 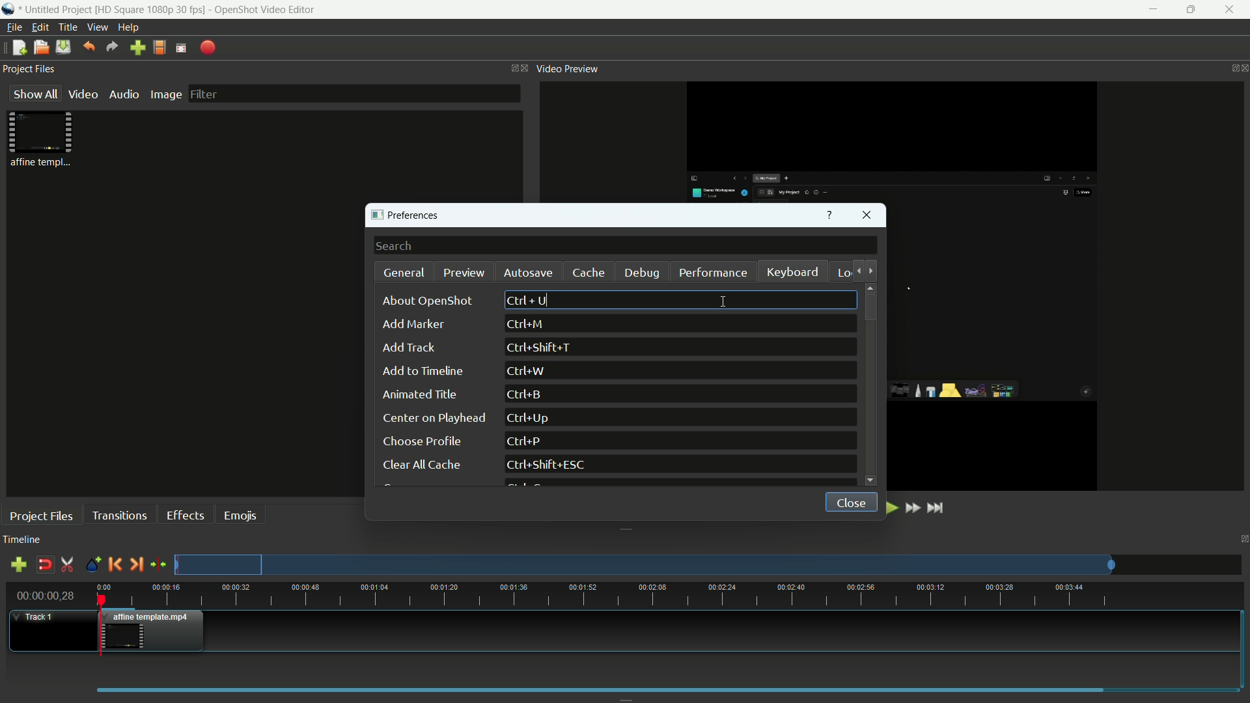 I want to click on keyboard shortcut, so click(x=527, y=394).